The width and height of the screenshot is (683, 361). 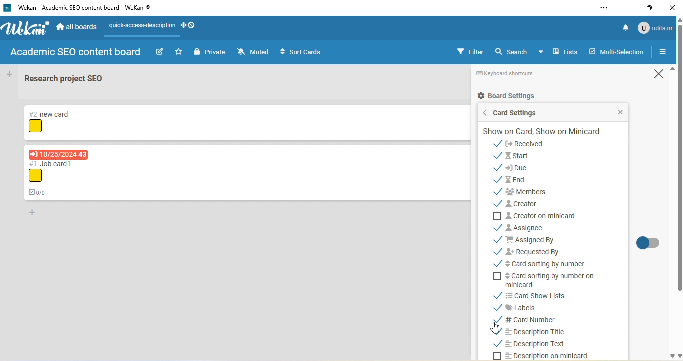 I want to click on lists, so click(x=566, y=51).